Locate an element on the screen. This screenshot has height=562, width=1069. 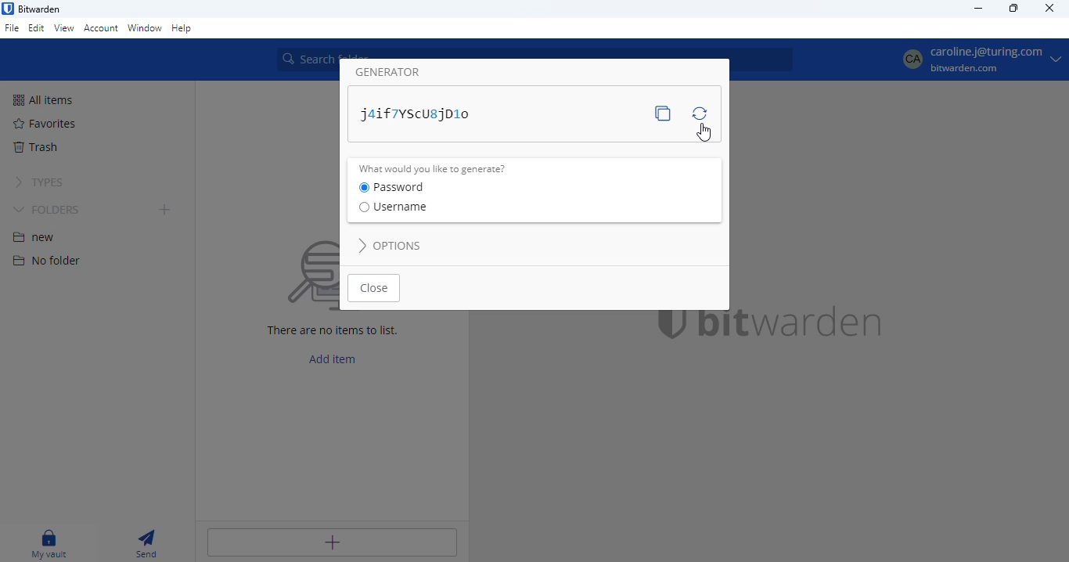
close is located at coordinates (375, 288).